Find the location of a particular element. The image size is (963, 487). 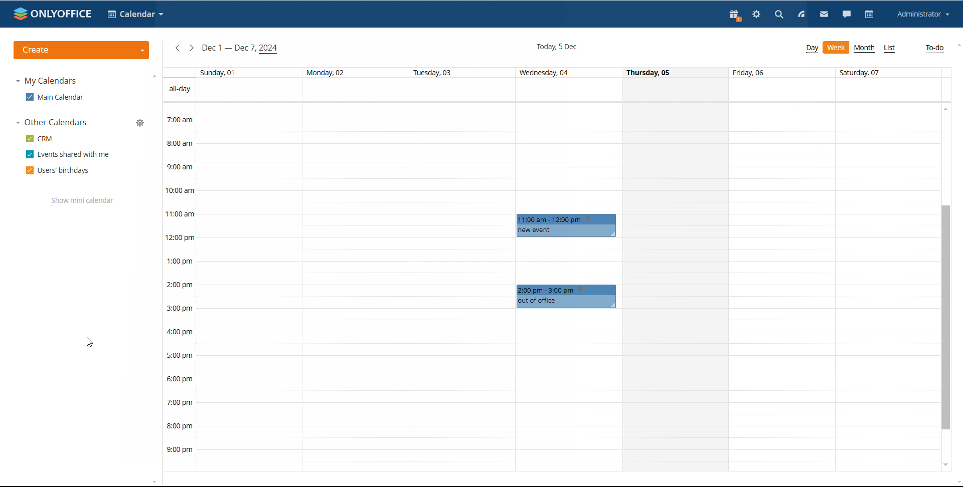

chat is located at coordinates (847, 16).